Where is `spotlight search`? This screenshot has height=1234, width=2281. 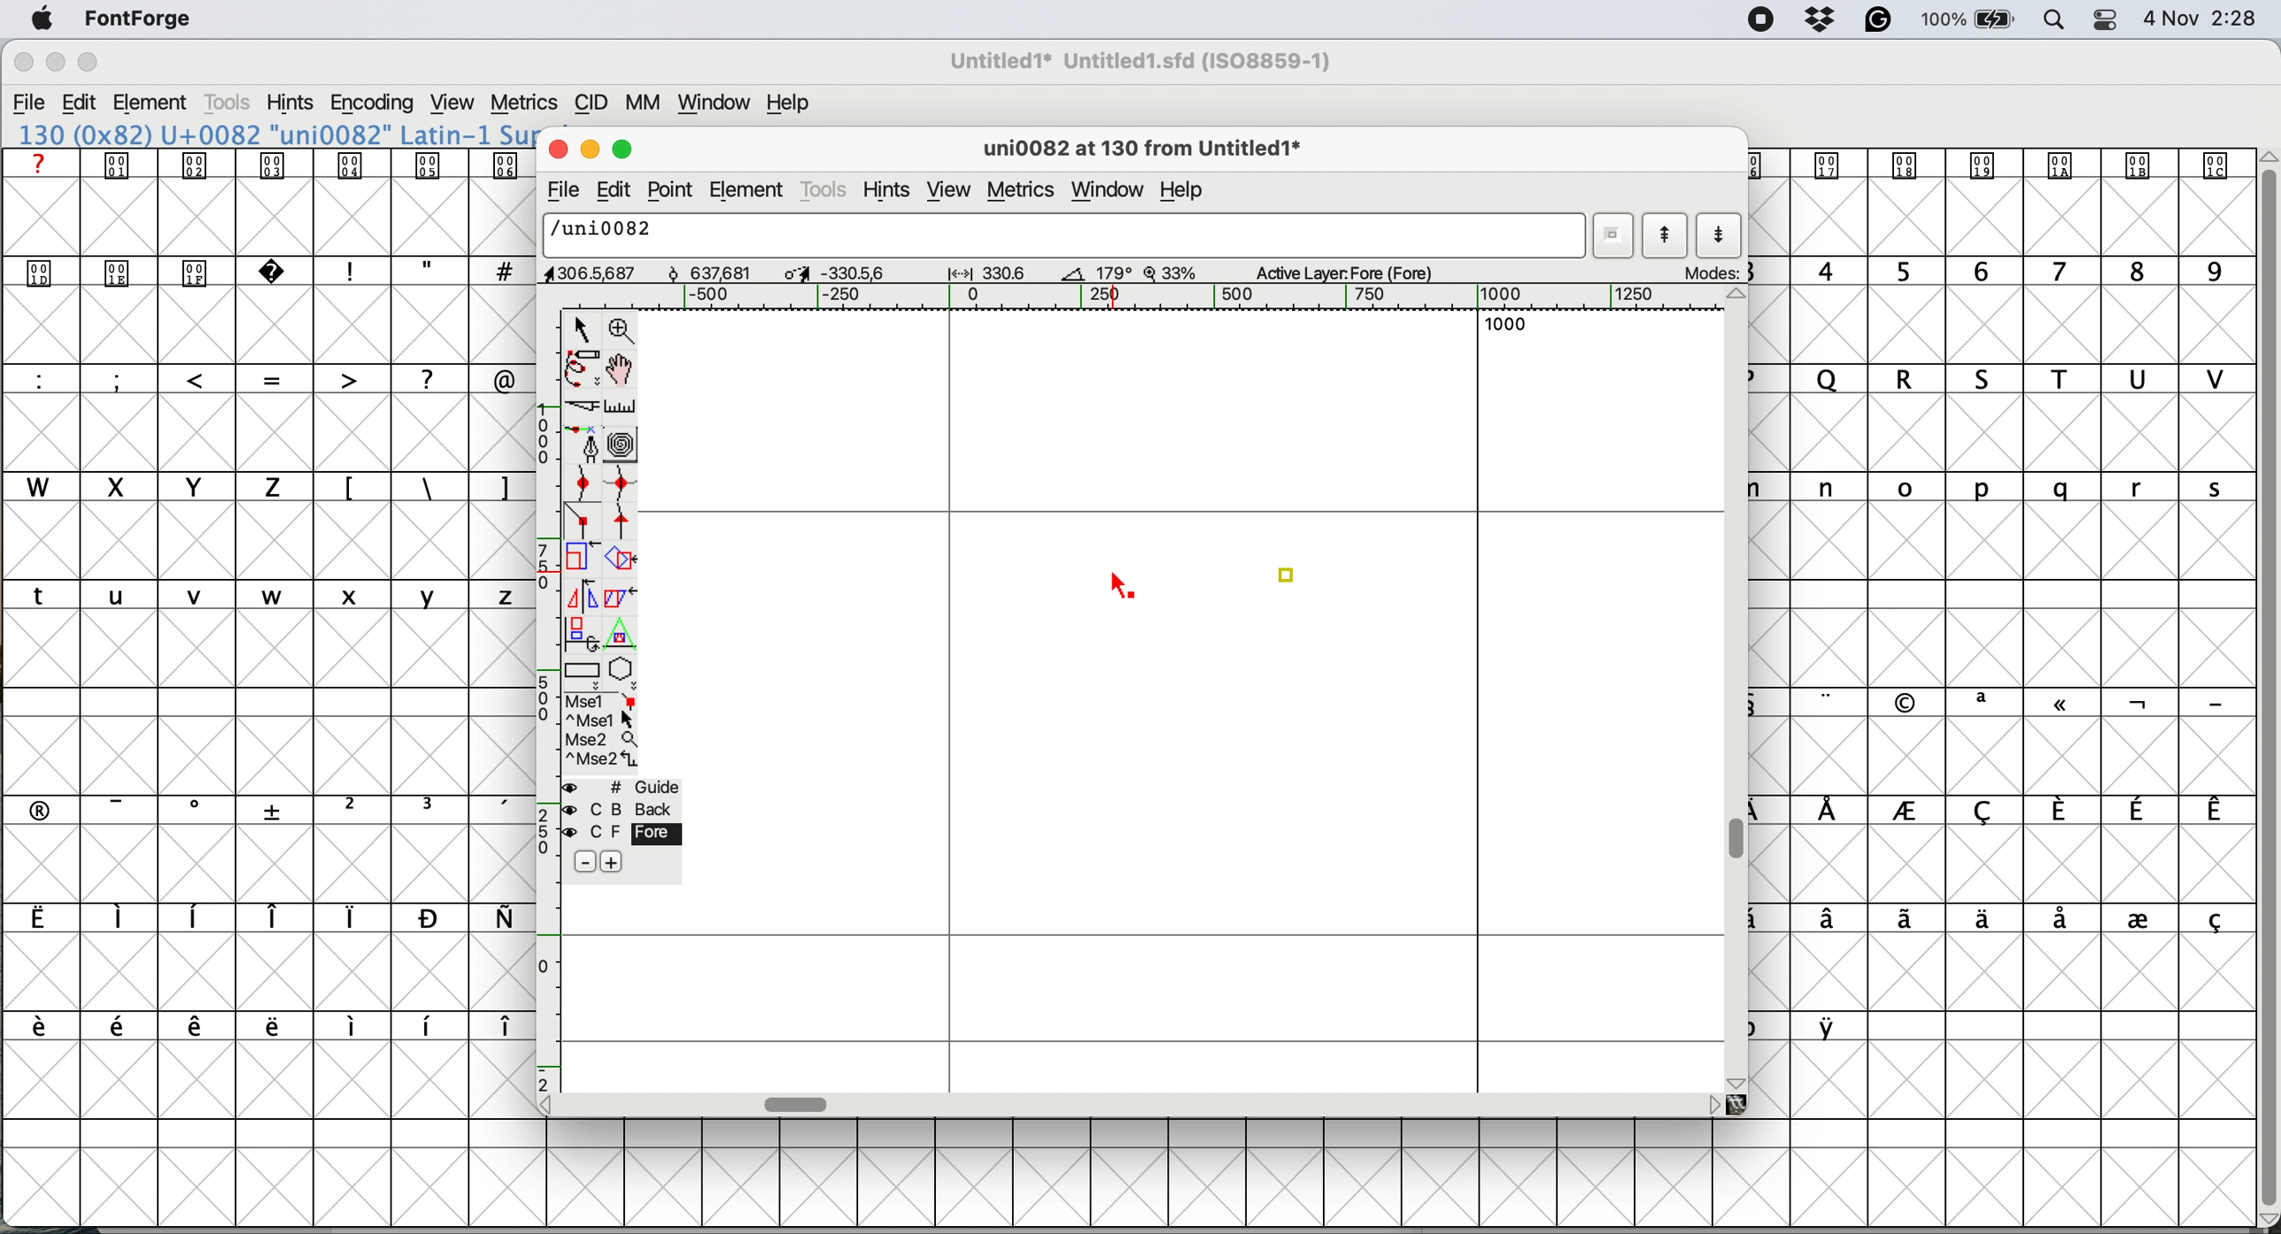
spotlight search is located at coordinates (2050, 22).